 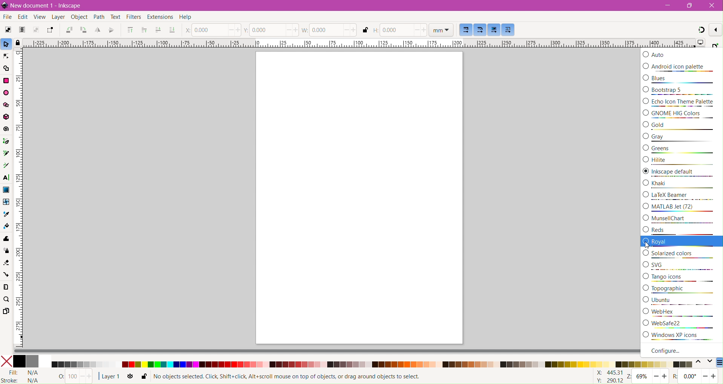 What do you see at coordinates (25, 372) in the screenshot?
I see `Fill Status` at bounding box center [25, 372].